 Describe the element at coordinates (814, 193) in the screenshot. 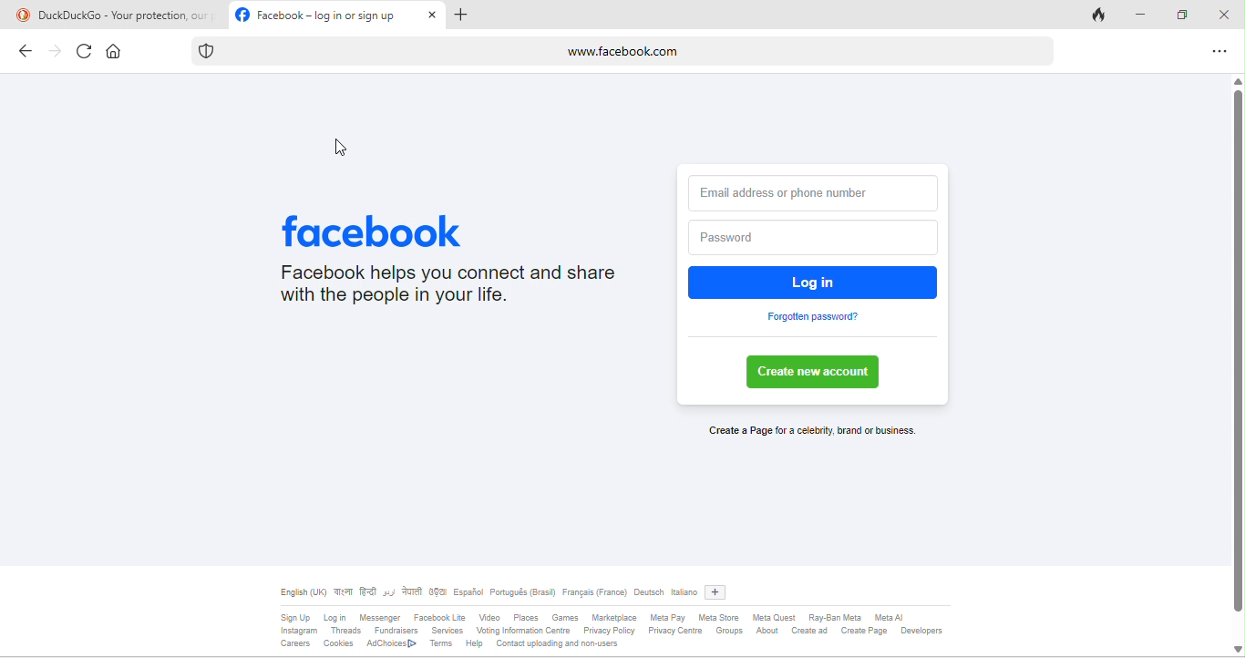

I see `email address or phone number` at that location.